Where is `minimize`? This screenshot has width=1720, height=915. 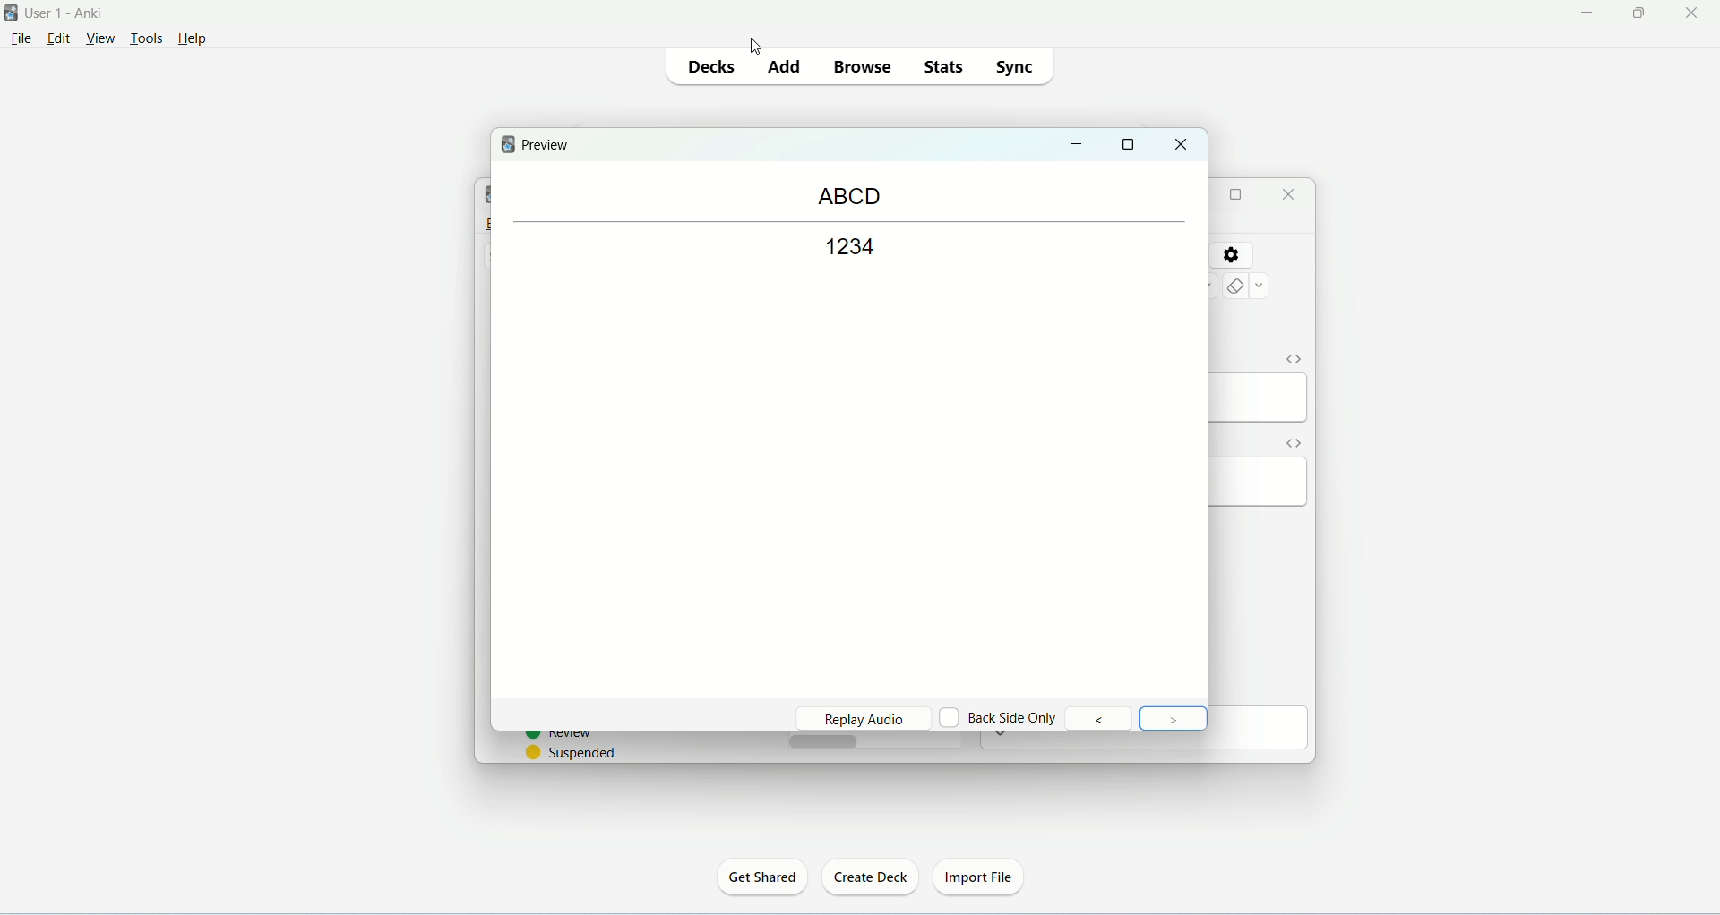
minimize is located at coordinates (1078, 146).